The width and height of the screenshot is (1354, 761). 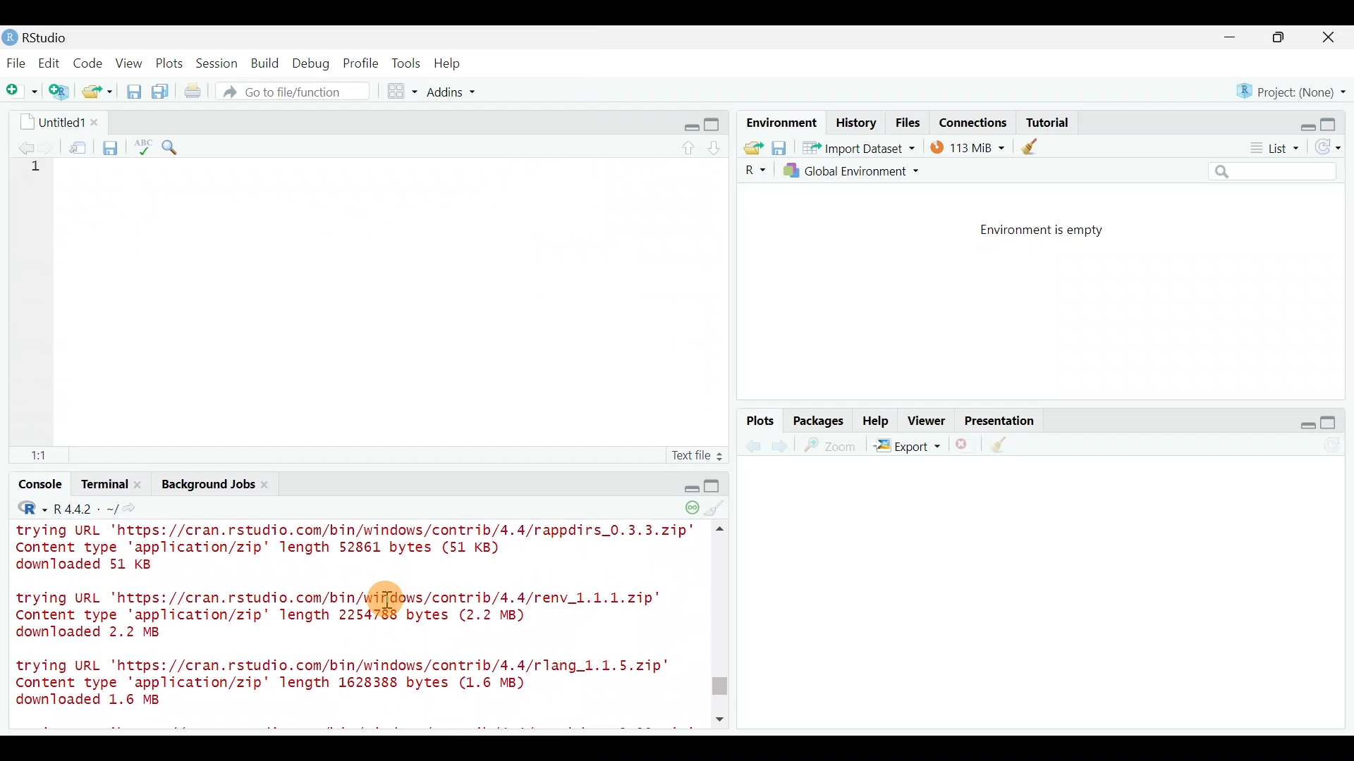 What do you see at coordinates (48, 147) in the screenshot?
I see `go forward to next source location` at bounding box center [48, 147].